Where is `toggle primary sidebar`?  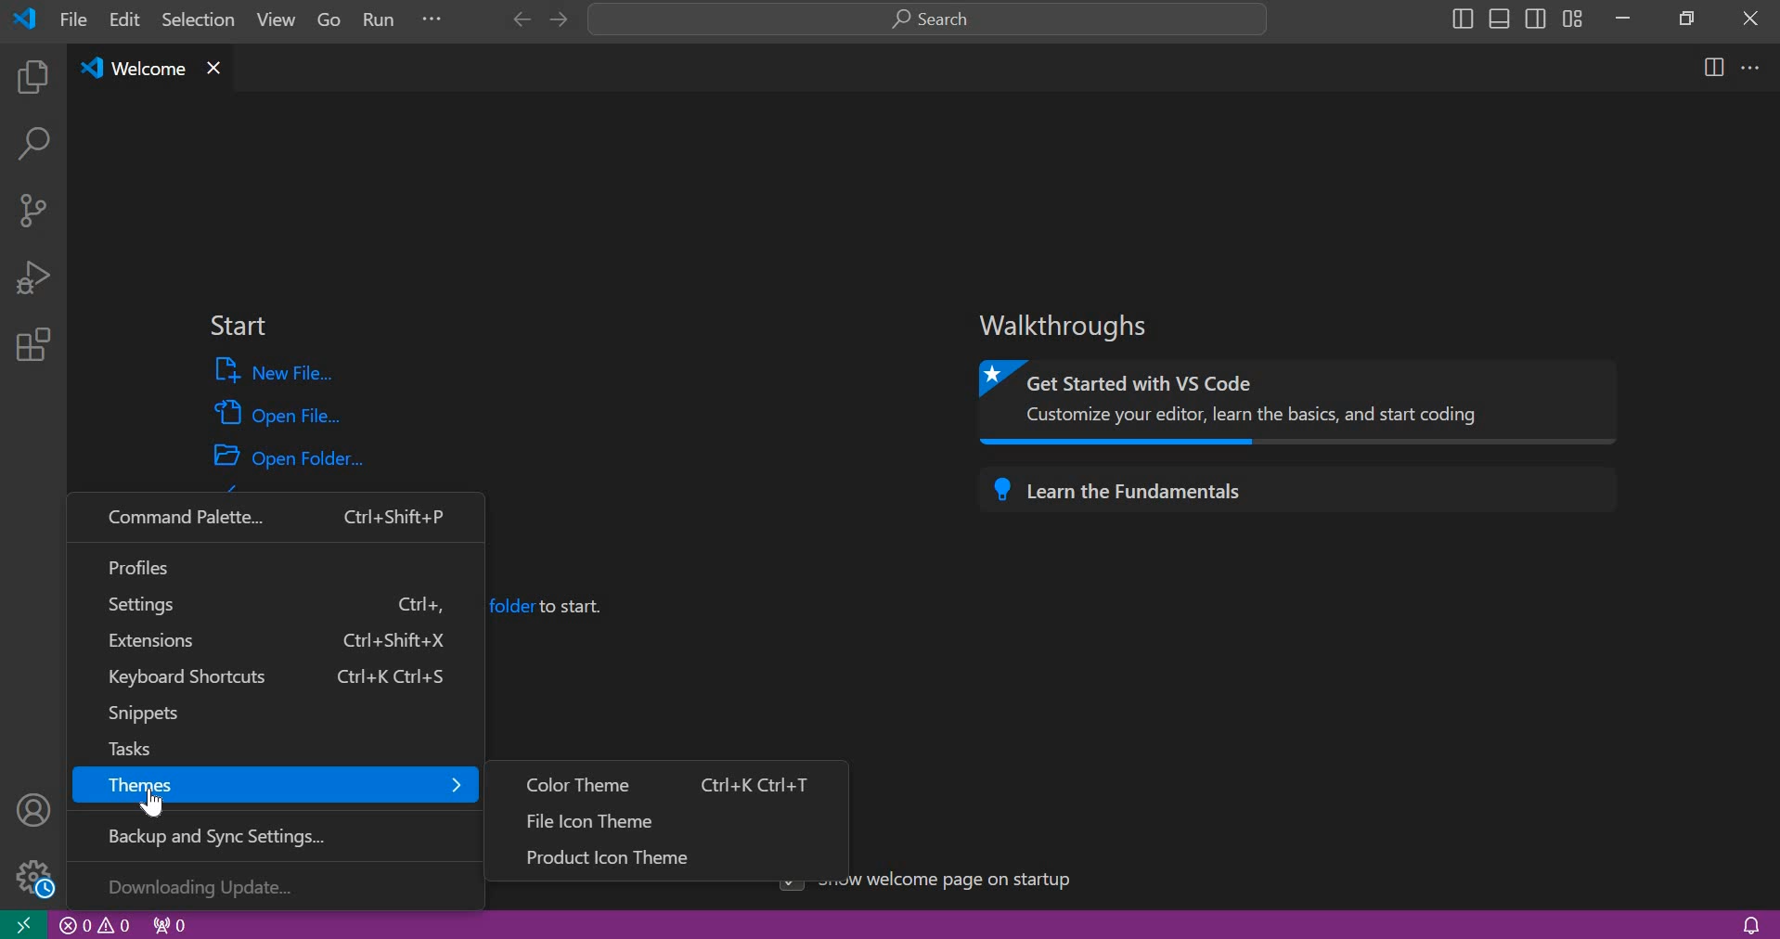
toggle primary sidebar is located at coordinates (1460, 19).